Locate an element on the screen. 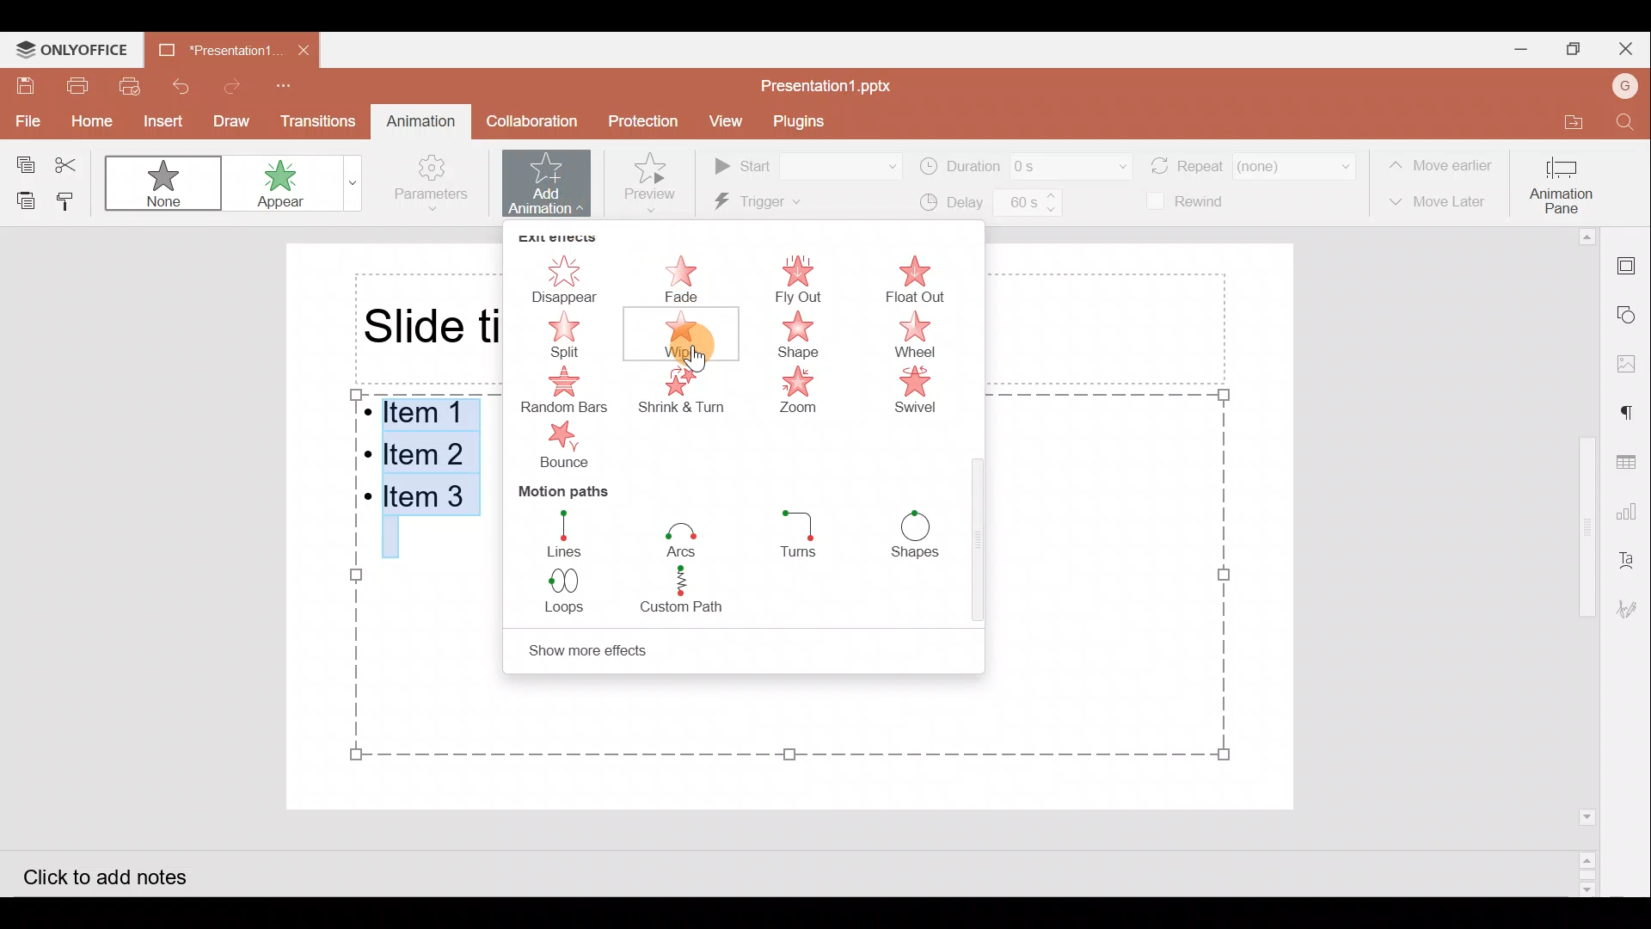 Image resolution: width=1651 pixels, height=929 pixels. Add animation is located at coordinates (552, 181).